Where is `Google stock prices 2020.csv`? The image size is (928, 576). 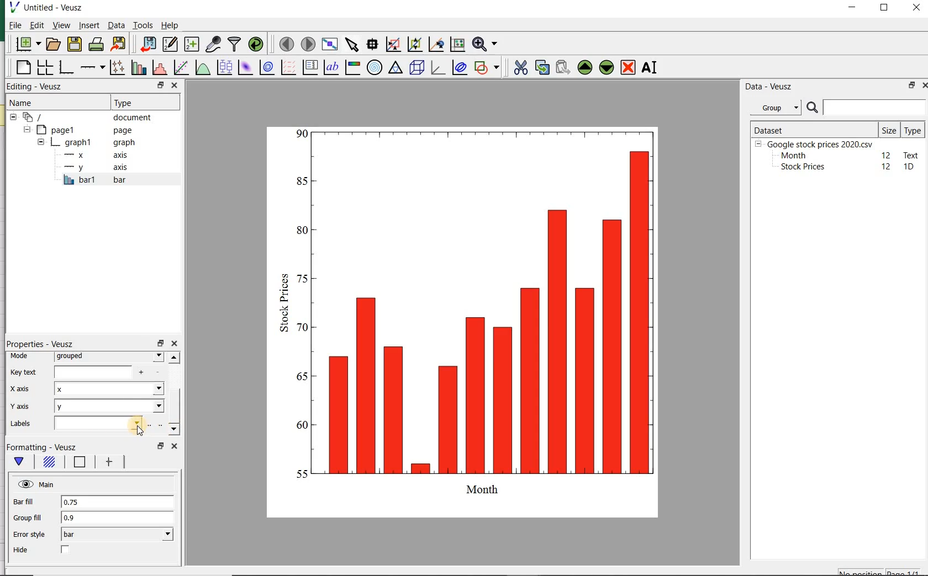 Google stock prices 2020.csv is located at coordinates (816, 143).